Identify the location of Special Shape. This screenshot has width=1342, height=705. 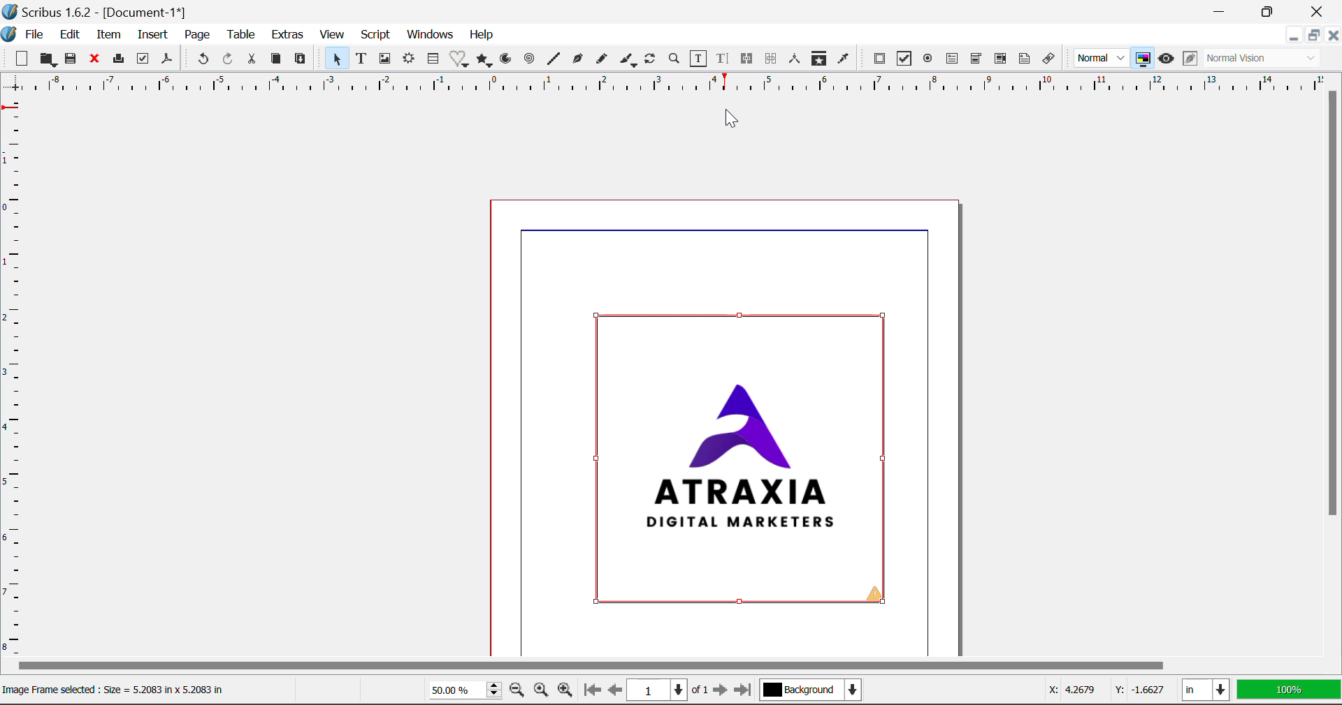
(458, 59).